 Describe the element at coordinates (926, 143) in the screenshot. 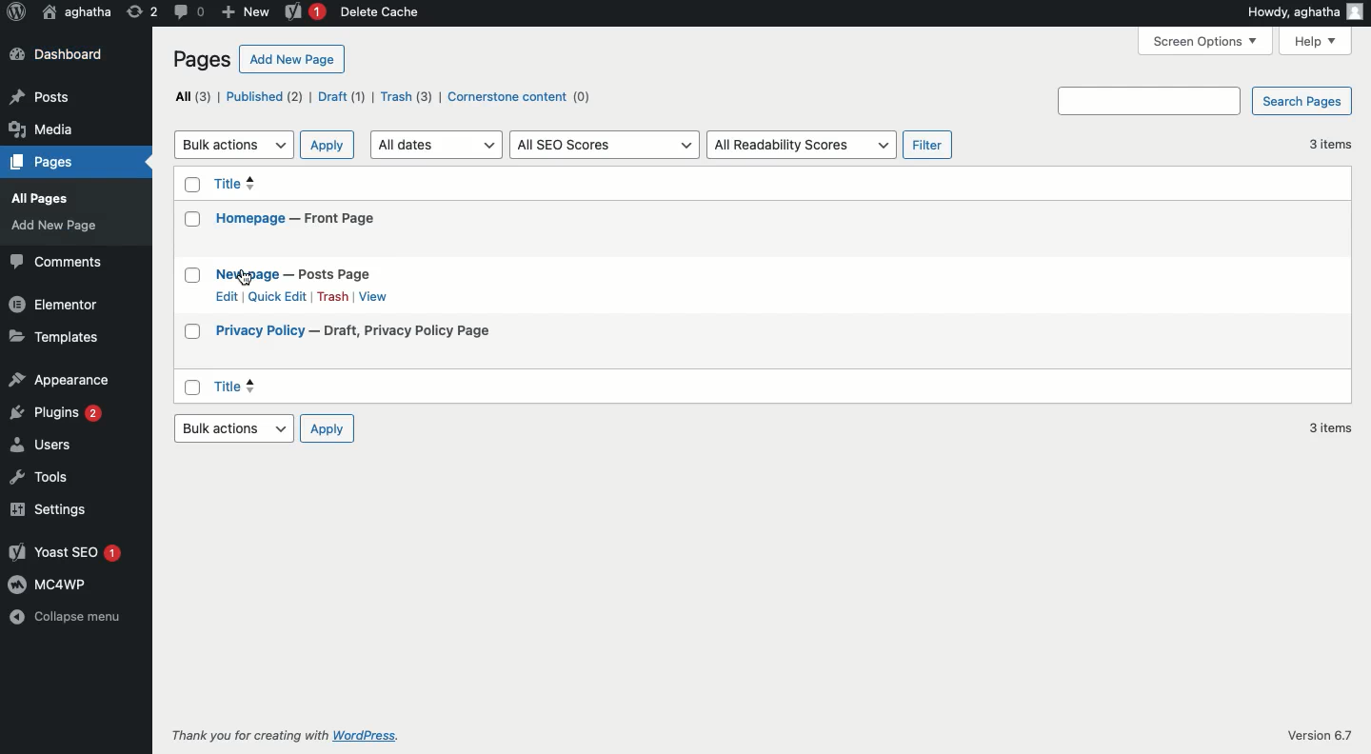

I see `Filter` at that location.